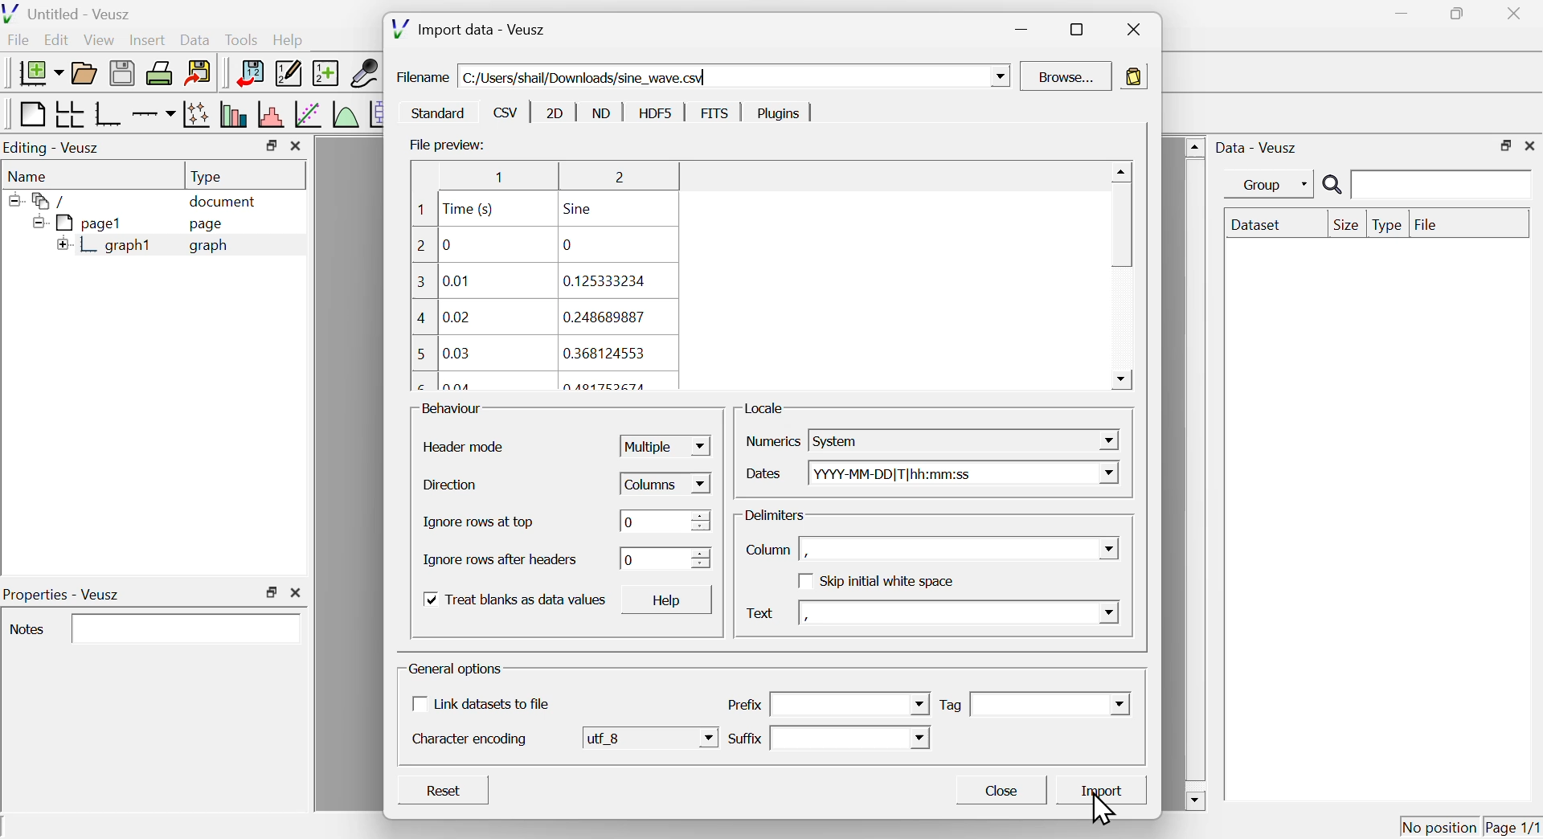 The height and width of the screenshot is (839, 1543). What do you see at coordinates (764, 474) in the screenshot?
I see `Dates` at bounding box center [764, 474].